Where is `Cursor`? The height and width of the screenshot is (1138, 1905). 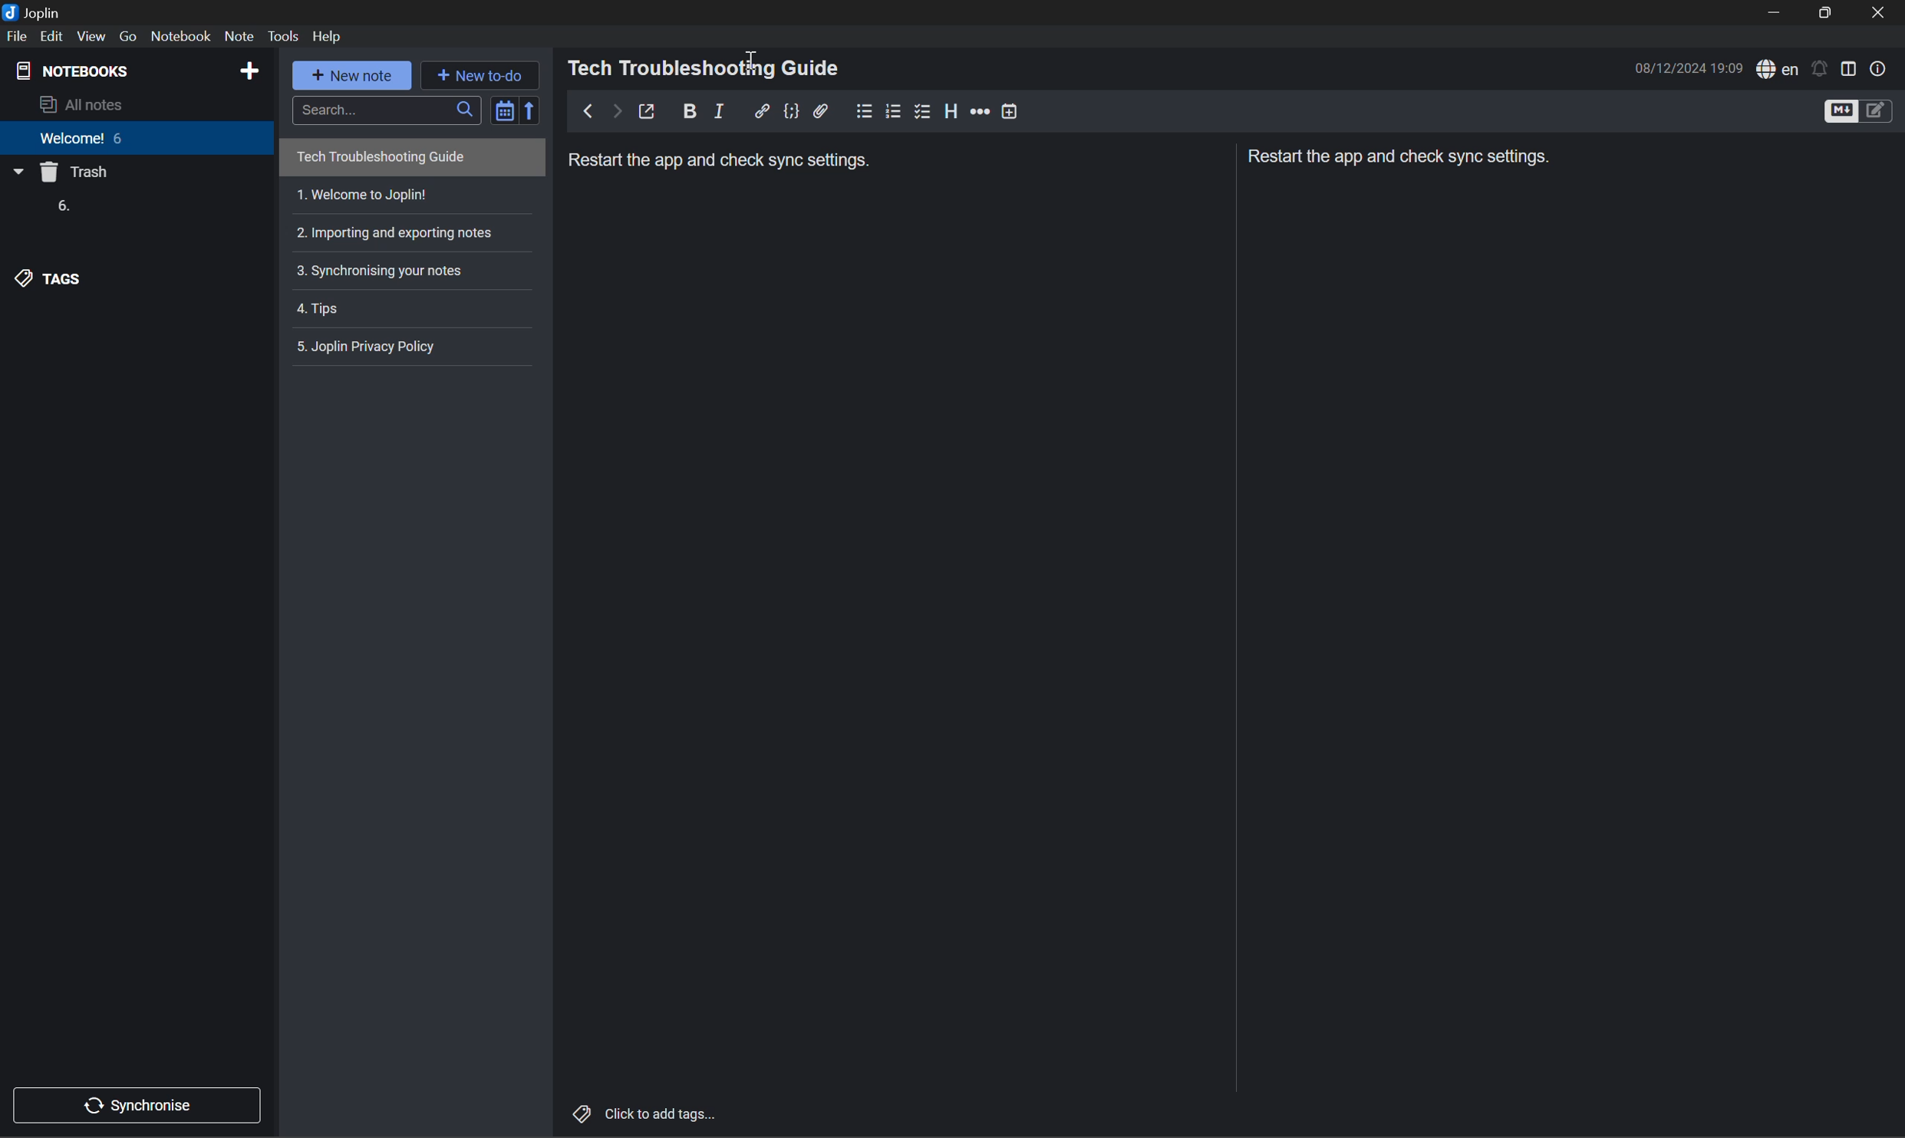
Cursor is located at coordinates (749, 60).